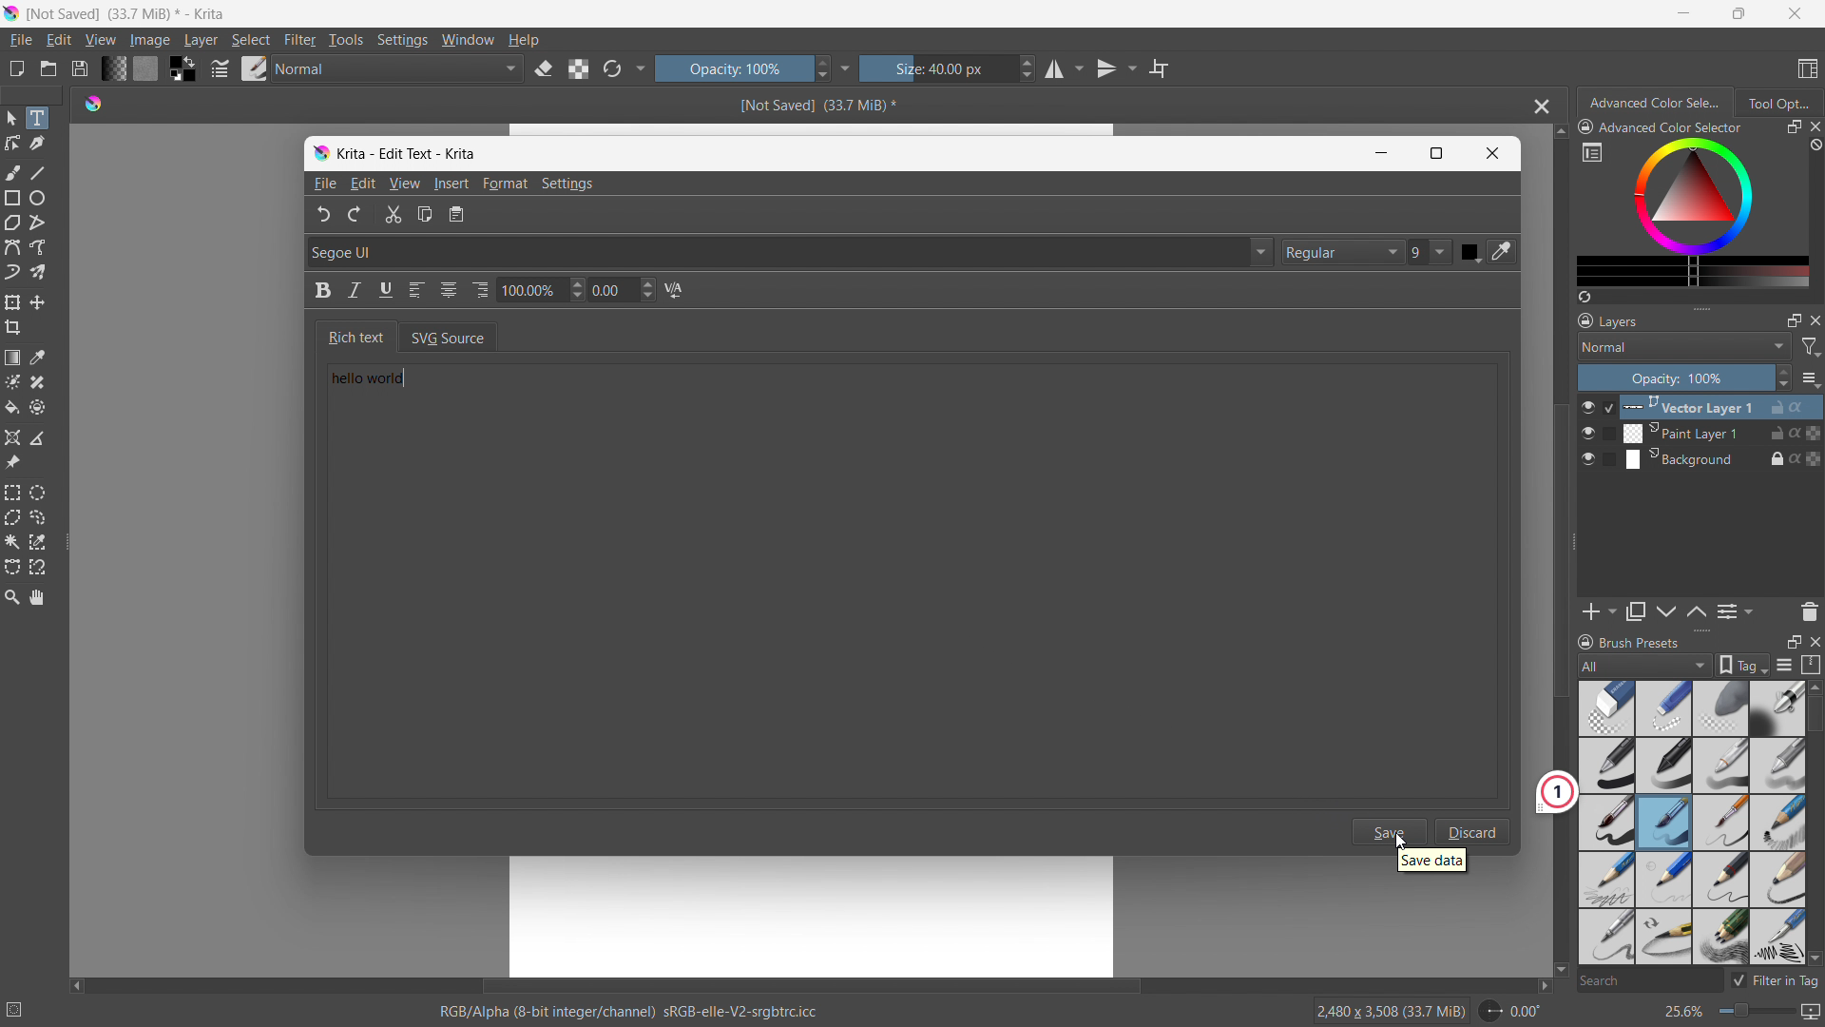 The image size is (1825, 1027). Describe the element at coordinates (1431, 862) in the screenshot. I see `save data` at that location.